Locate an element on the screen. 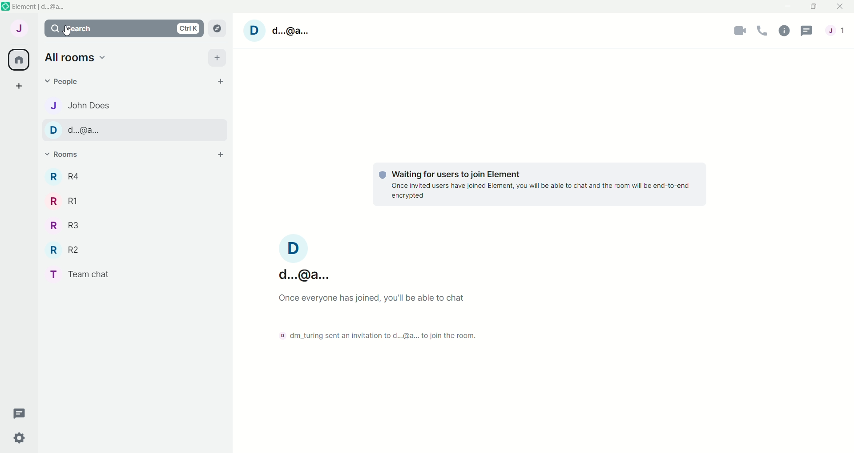 The height and width of the screenshot is (453, 854). team chat is located at coordinates (86, 275).